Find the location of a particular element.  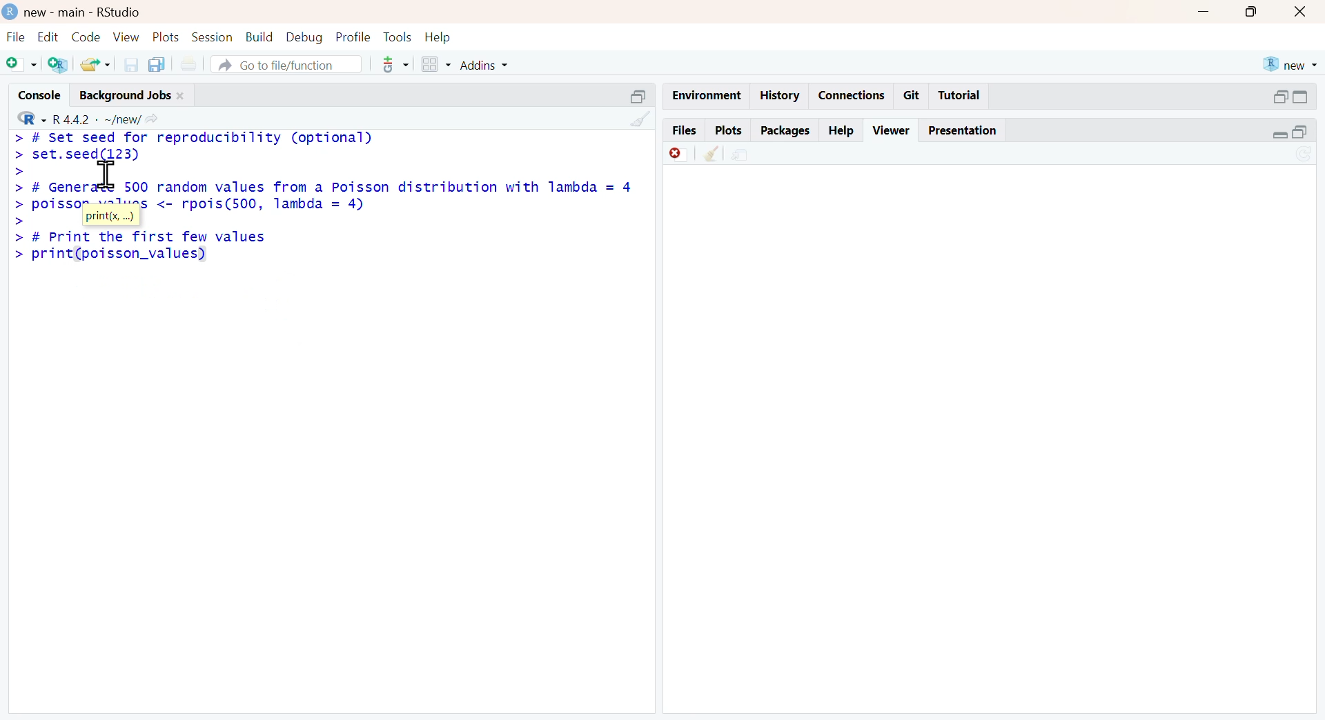

discard is located at coordinates (680, 154).